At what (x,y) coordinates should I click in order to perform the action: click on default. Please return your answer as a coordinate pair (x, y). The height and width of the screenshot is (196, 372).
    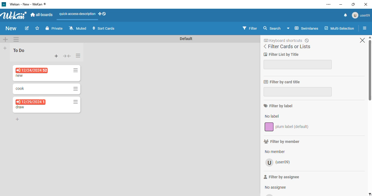
    Looking at the image, I should click on (186, 38).